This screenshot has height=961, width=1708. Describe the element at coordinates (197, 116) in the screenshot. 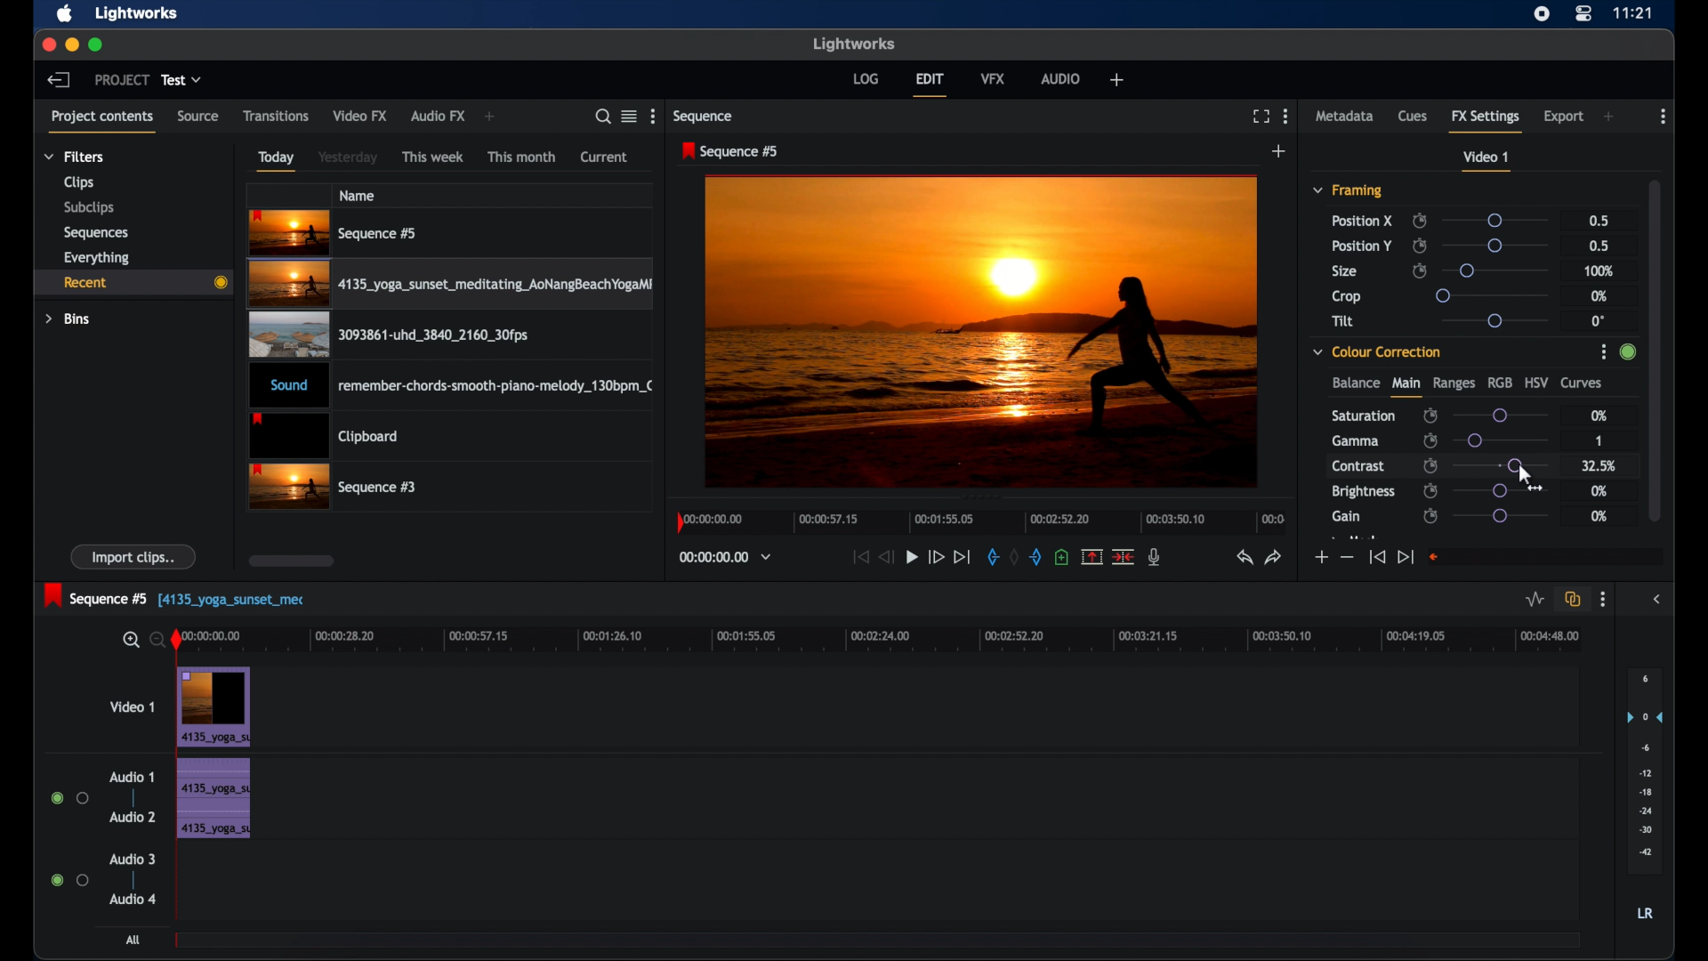

I see `source` at that location.